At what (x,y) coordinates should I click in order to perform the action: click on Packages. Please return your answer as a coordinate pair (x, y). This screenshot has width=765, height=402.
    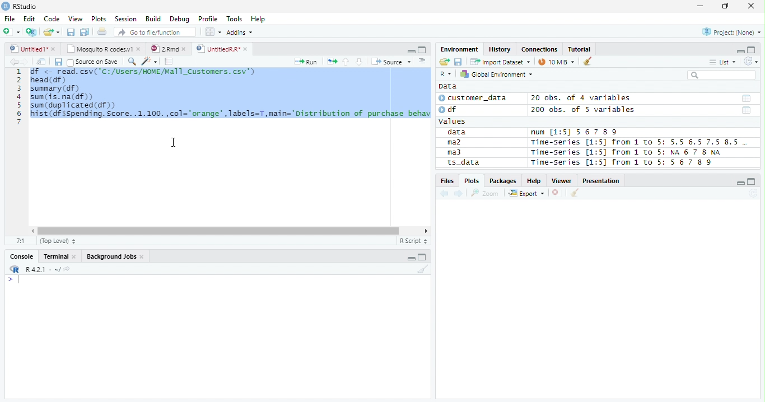
    Looking at the image, I should click on (502, 181).